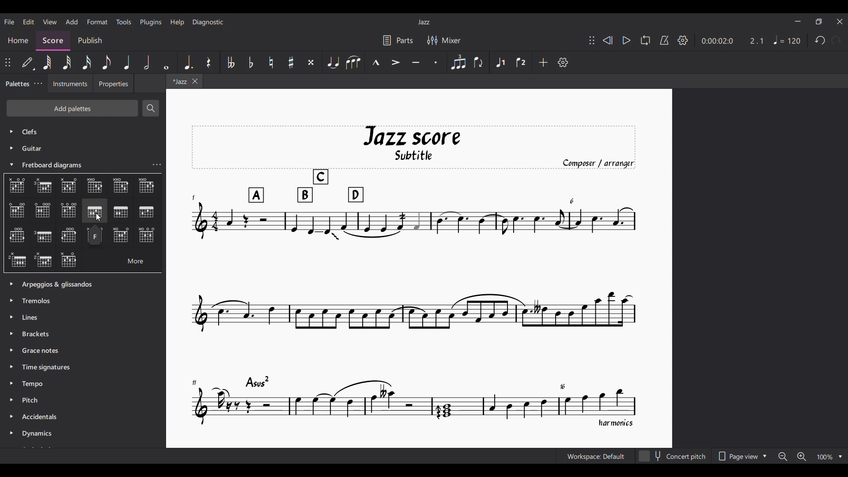  What do you see at coordinates (353, 63) in the screenshot?
I see `Slur` at bounding box center [353, 63].